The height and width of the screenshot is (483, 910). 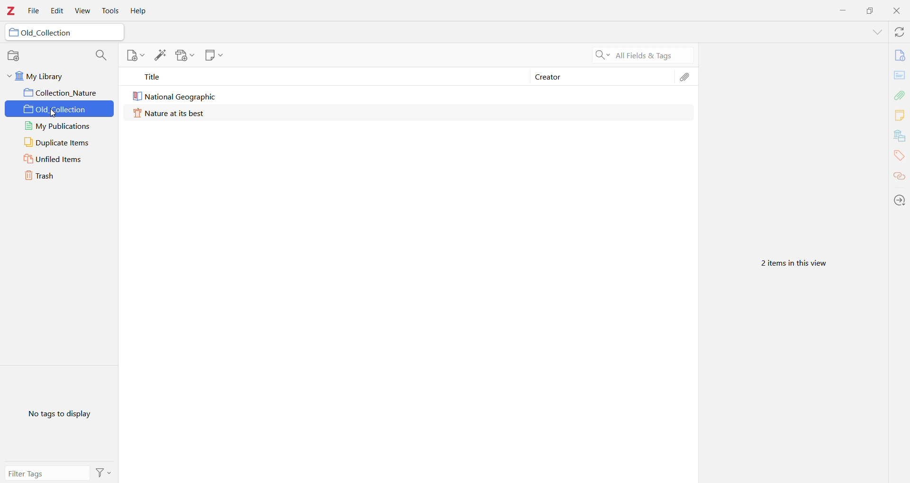 What do you see at coordinates (799, 264) in the screenshot?
I see `2 items in this view` at bounding box center [799, 264].